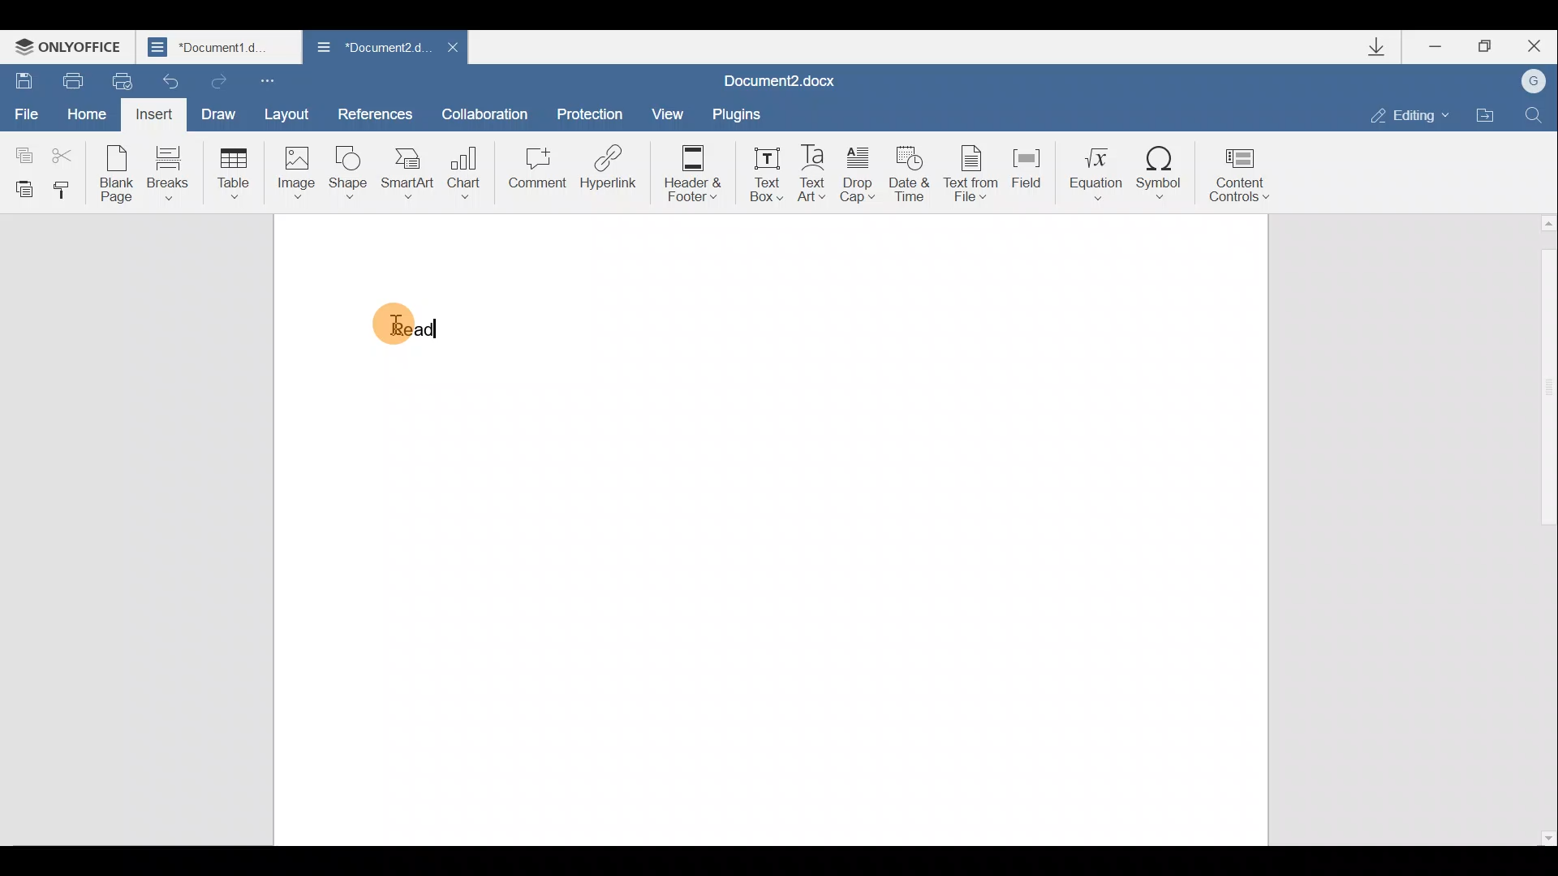 The height and width of the screenshot is (876, 1558). I want to click on Working area, so click(892, 527).